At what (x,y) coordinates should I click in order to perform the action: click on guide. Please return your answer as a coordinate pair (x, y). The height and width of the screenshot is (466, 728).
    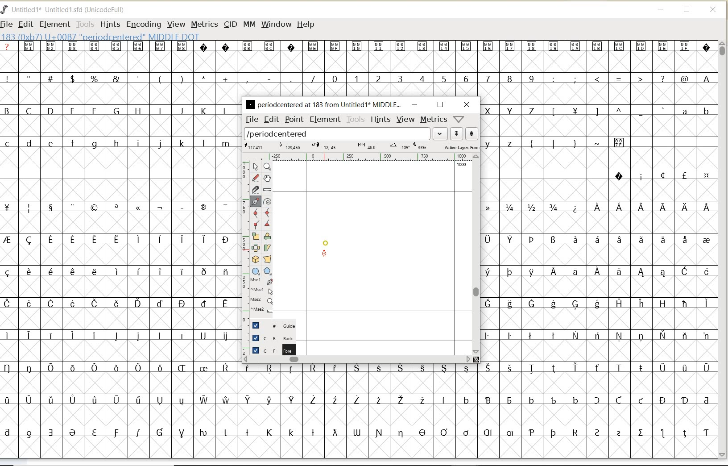
    Looking at the image, I should click on (271, 326).